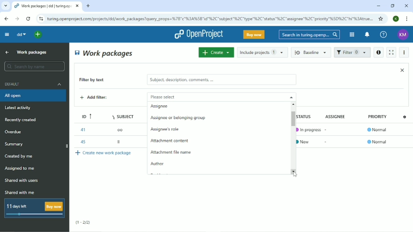 The width and height of the screenshot is (413, 232). I want to click on Assignee or belonging group, so click(178, 118).